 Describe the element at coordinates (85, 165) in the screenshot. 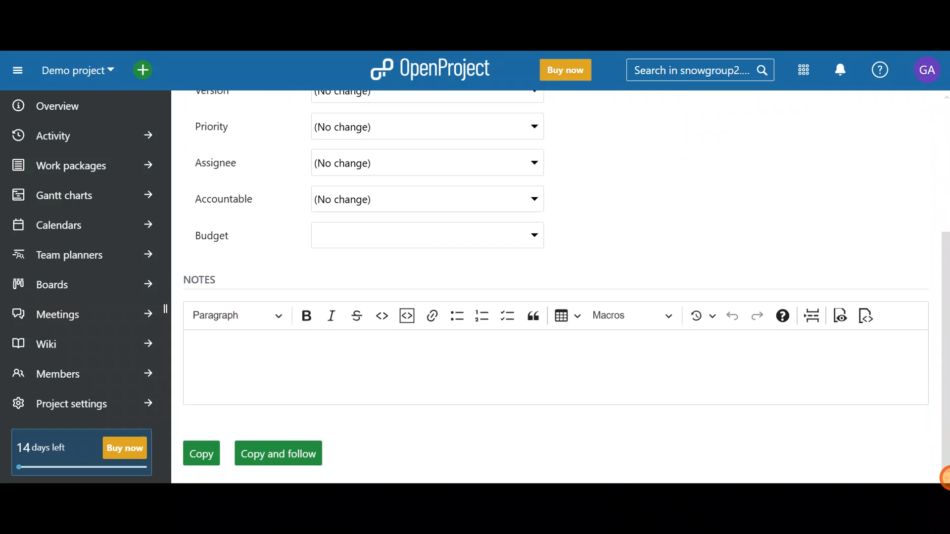

I see `Work packages` at that location.